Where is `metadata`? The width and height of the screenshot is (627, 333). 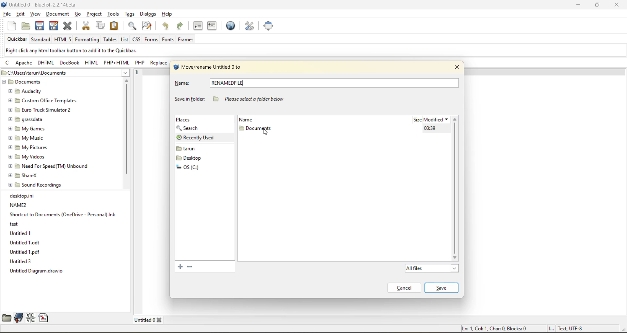
metadata is located at coordinates (82, 51).